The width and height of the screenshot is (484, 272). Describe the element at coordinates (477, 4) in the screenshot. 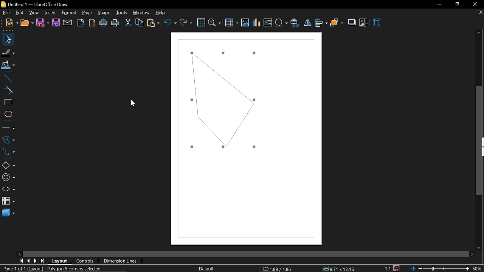

I see `close` at that location.